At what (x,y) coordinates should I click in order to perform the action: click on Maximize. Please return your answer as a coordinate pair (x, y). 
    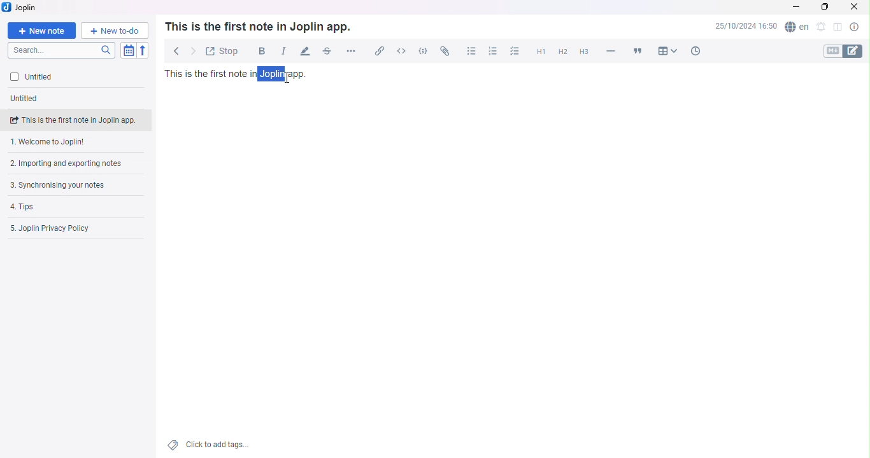
    Looking at the image, I should click on (824, 9).